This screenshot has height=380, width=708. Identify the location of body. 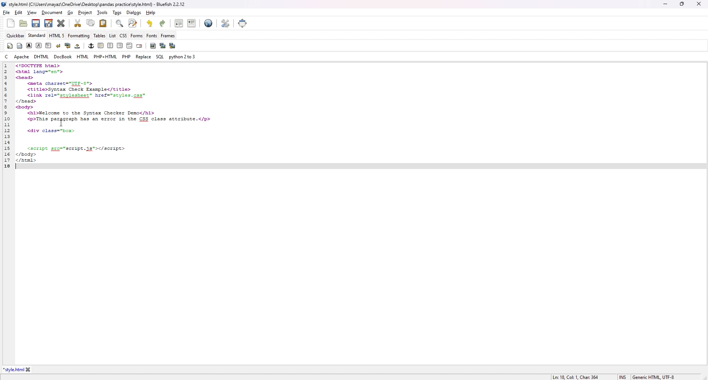
(20, 46).